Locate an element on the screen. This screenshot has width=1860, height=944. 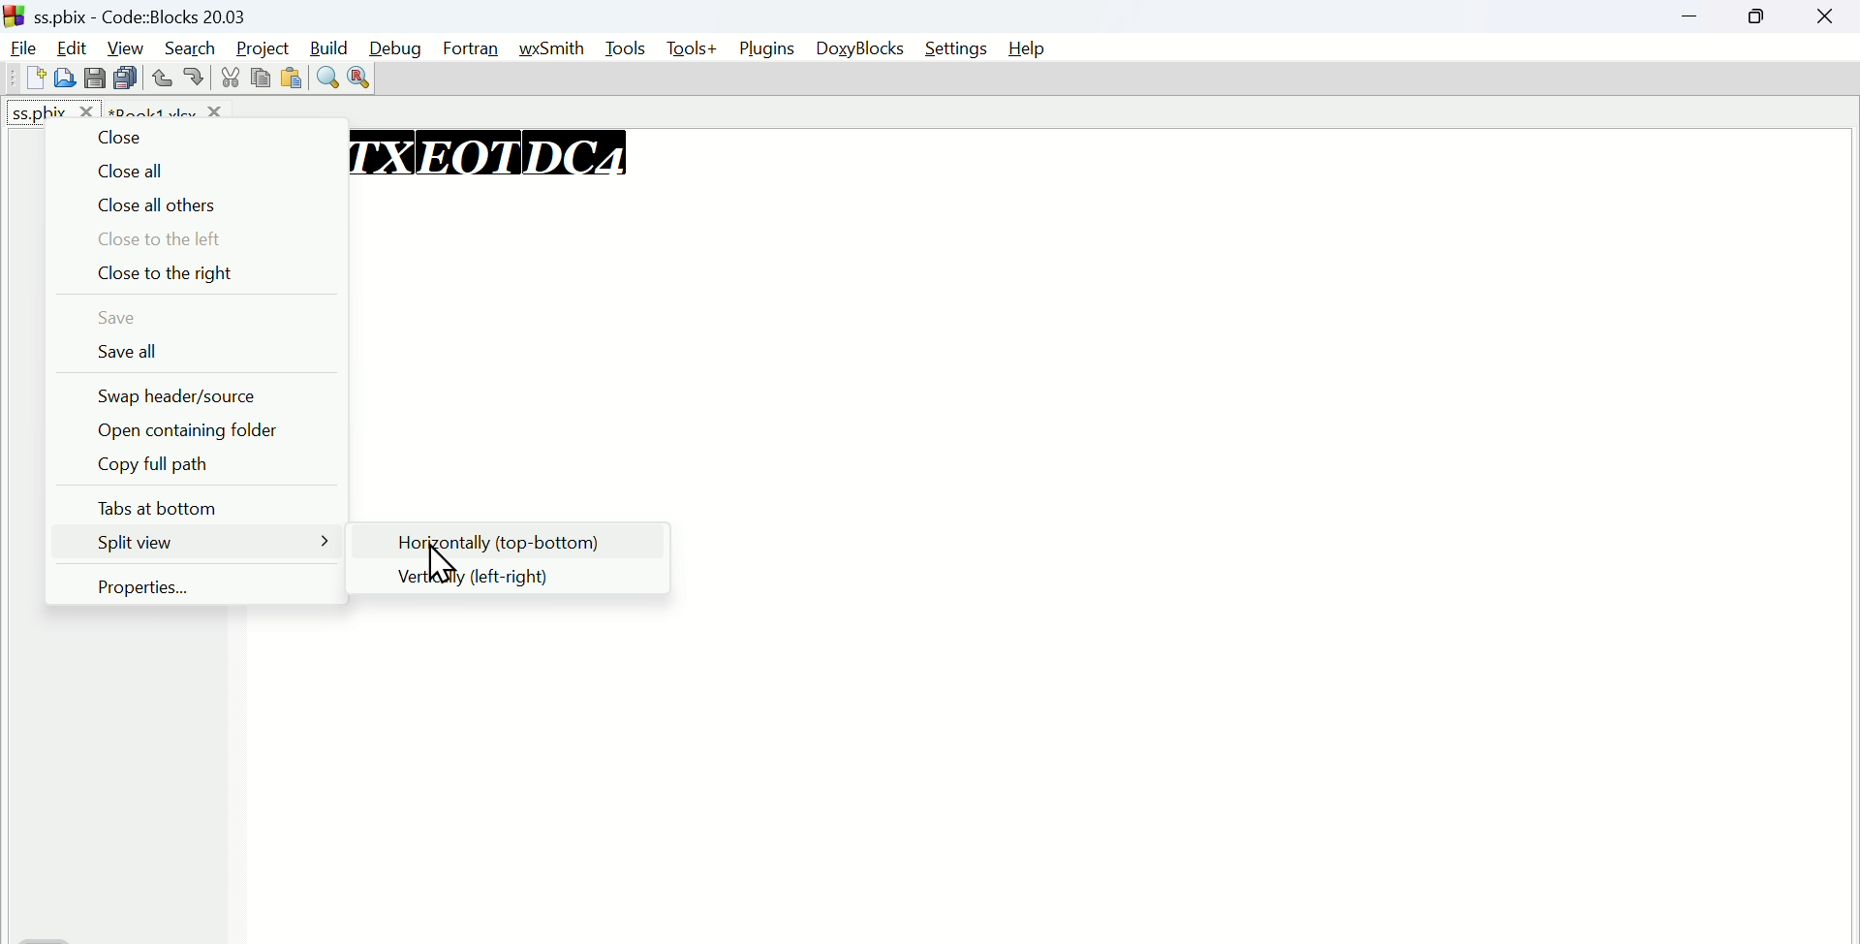
Open containing folder is located at coordinates (187, 429).